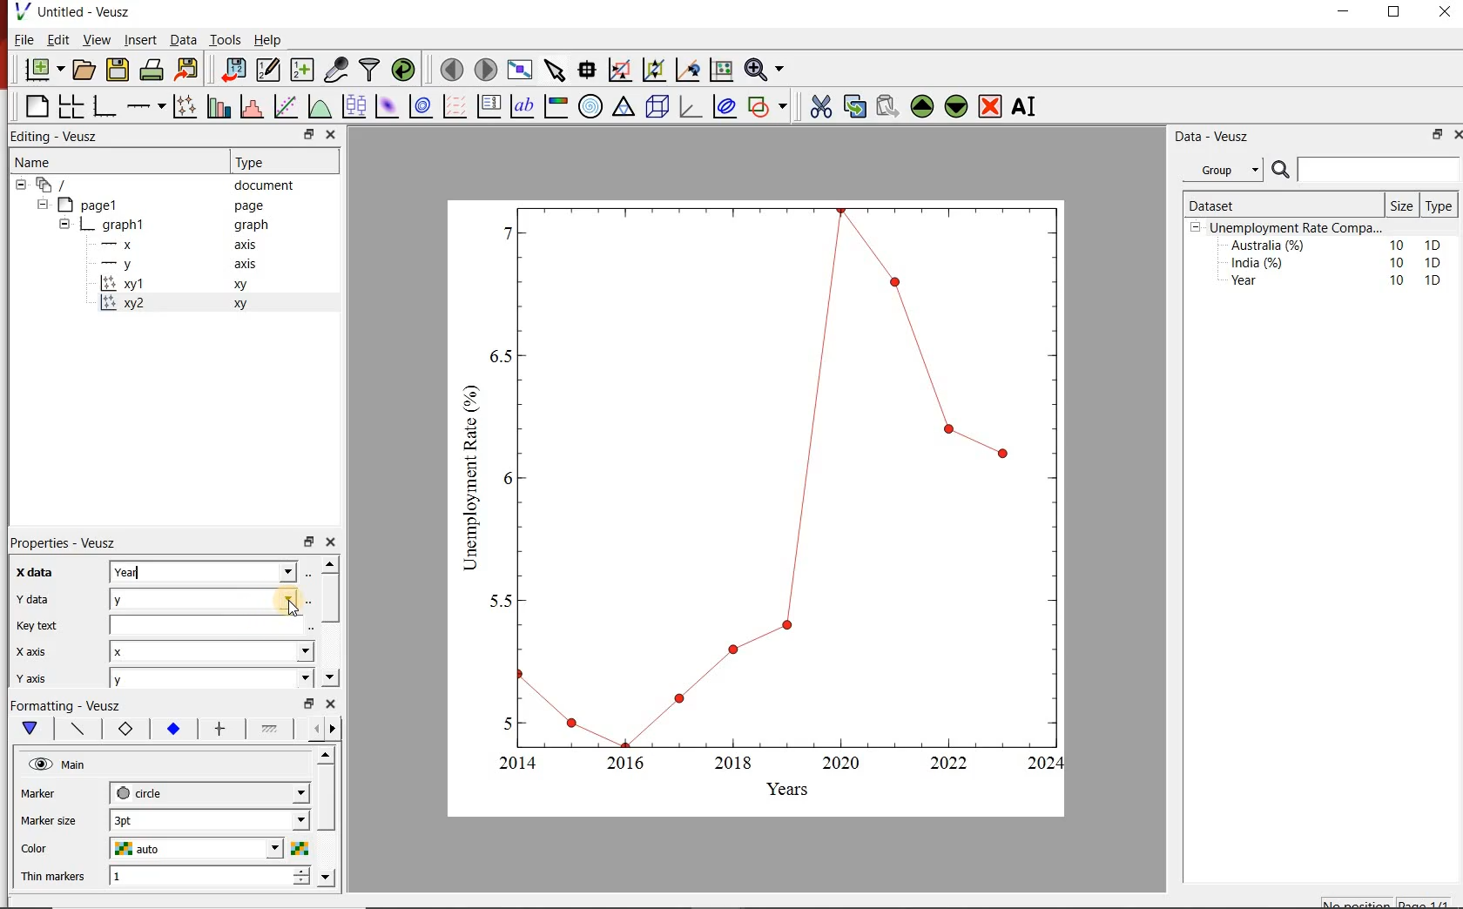 The image size is (1463, 909). Describe the element at coordinates (330, 563) in the screenshot. I see `move up` at that location.